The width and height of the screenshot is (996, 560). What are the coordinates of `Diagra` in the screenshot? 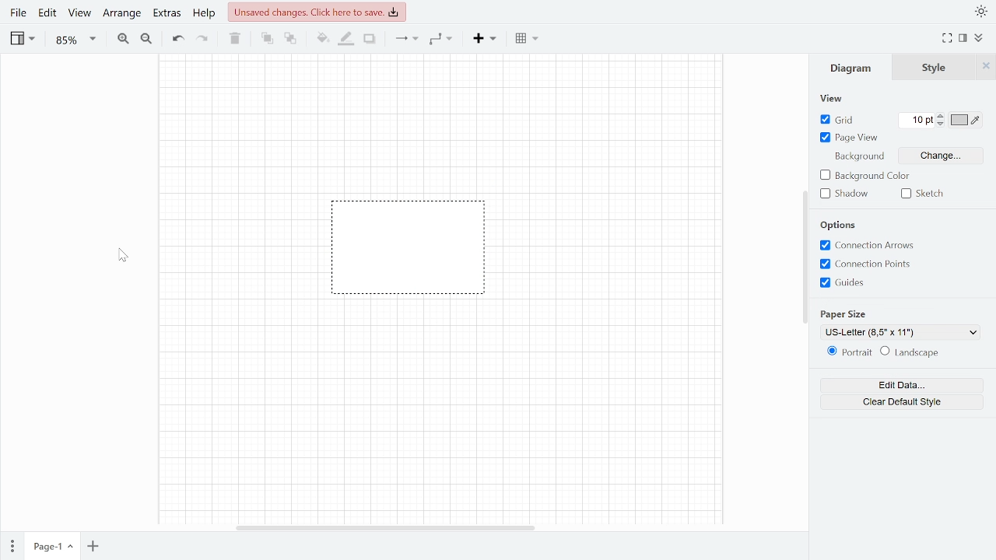 It's located at (851, 68).